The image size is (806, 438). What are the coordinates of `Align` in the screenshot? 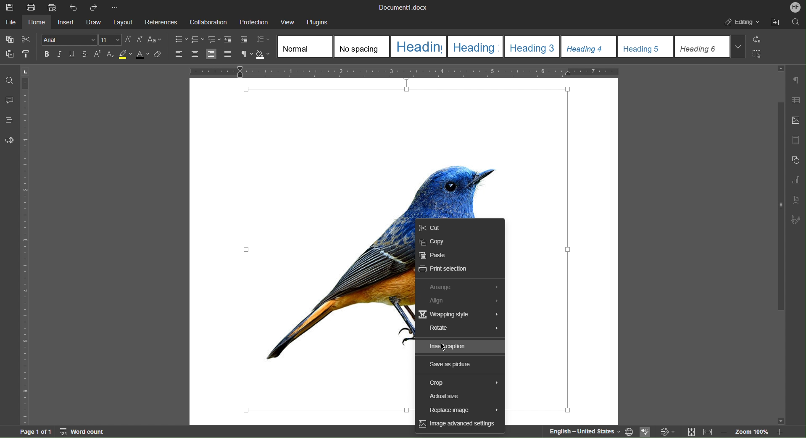 It's located at (460, 301).